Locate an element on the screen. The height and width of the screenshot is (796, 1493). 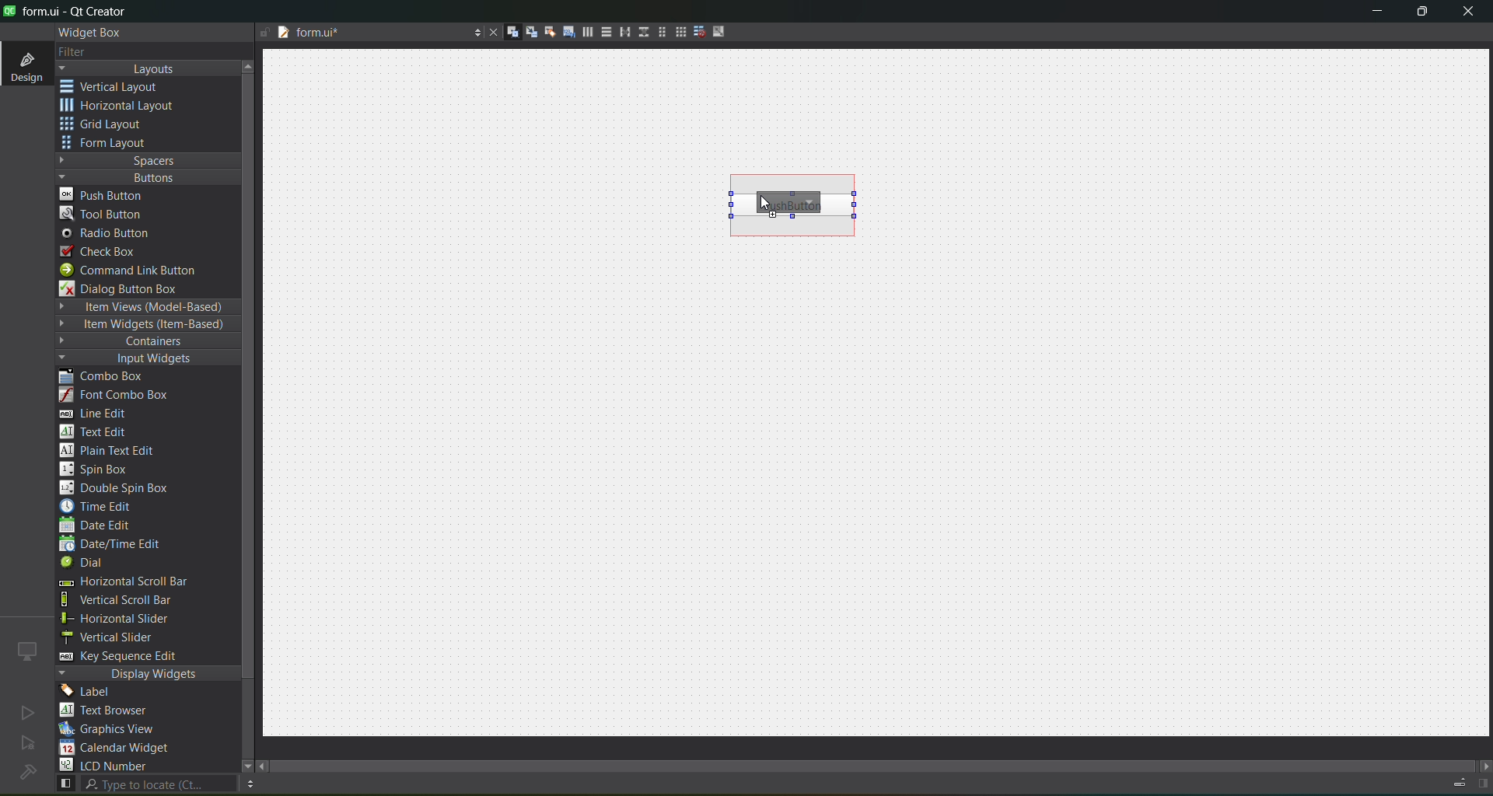
edit widgets is located at coordinates (506, 33).